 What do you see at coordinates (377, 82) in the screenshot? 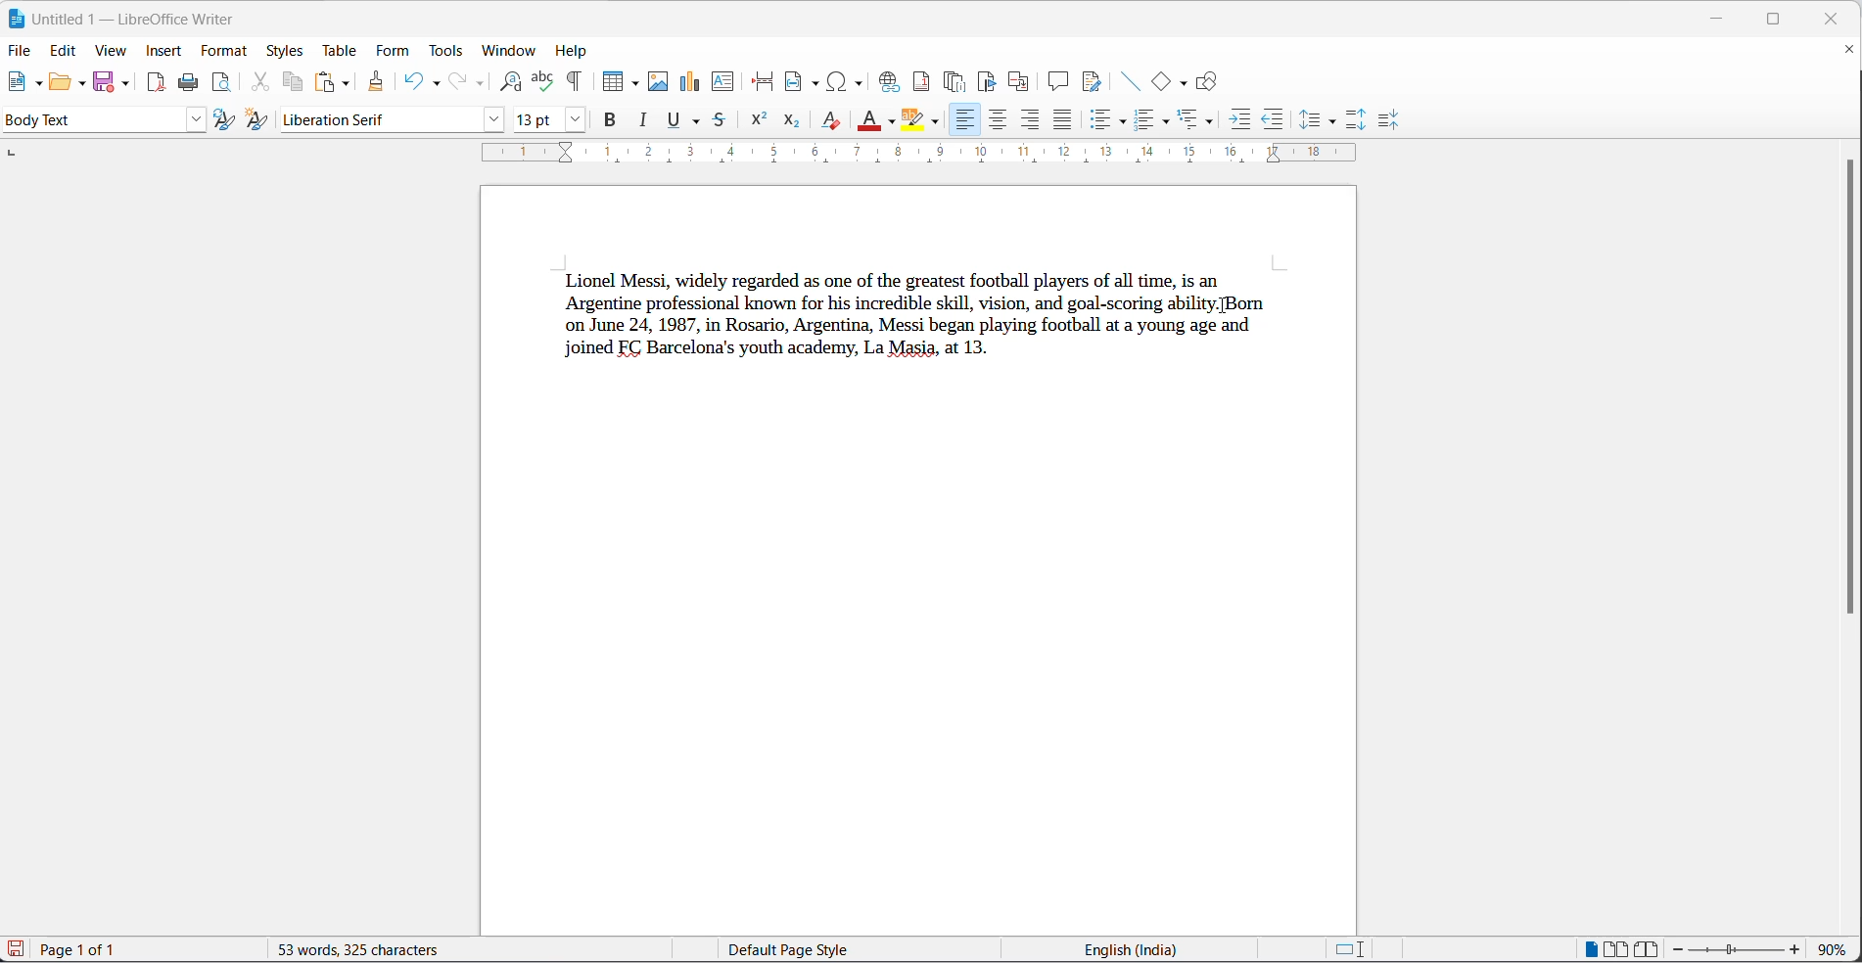
I see `clone formatting` at bounding box center [377, 82].